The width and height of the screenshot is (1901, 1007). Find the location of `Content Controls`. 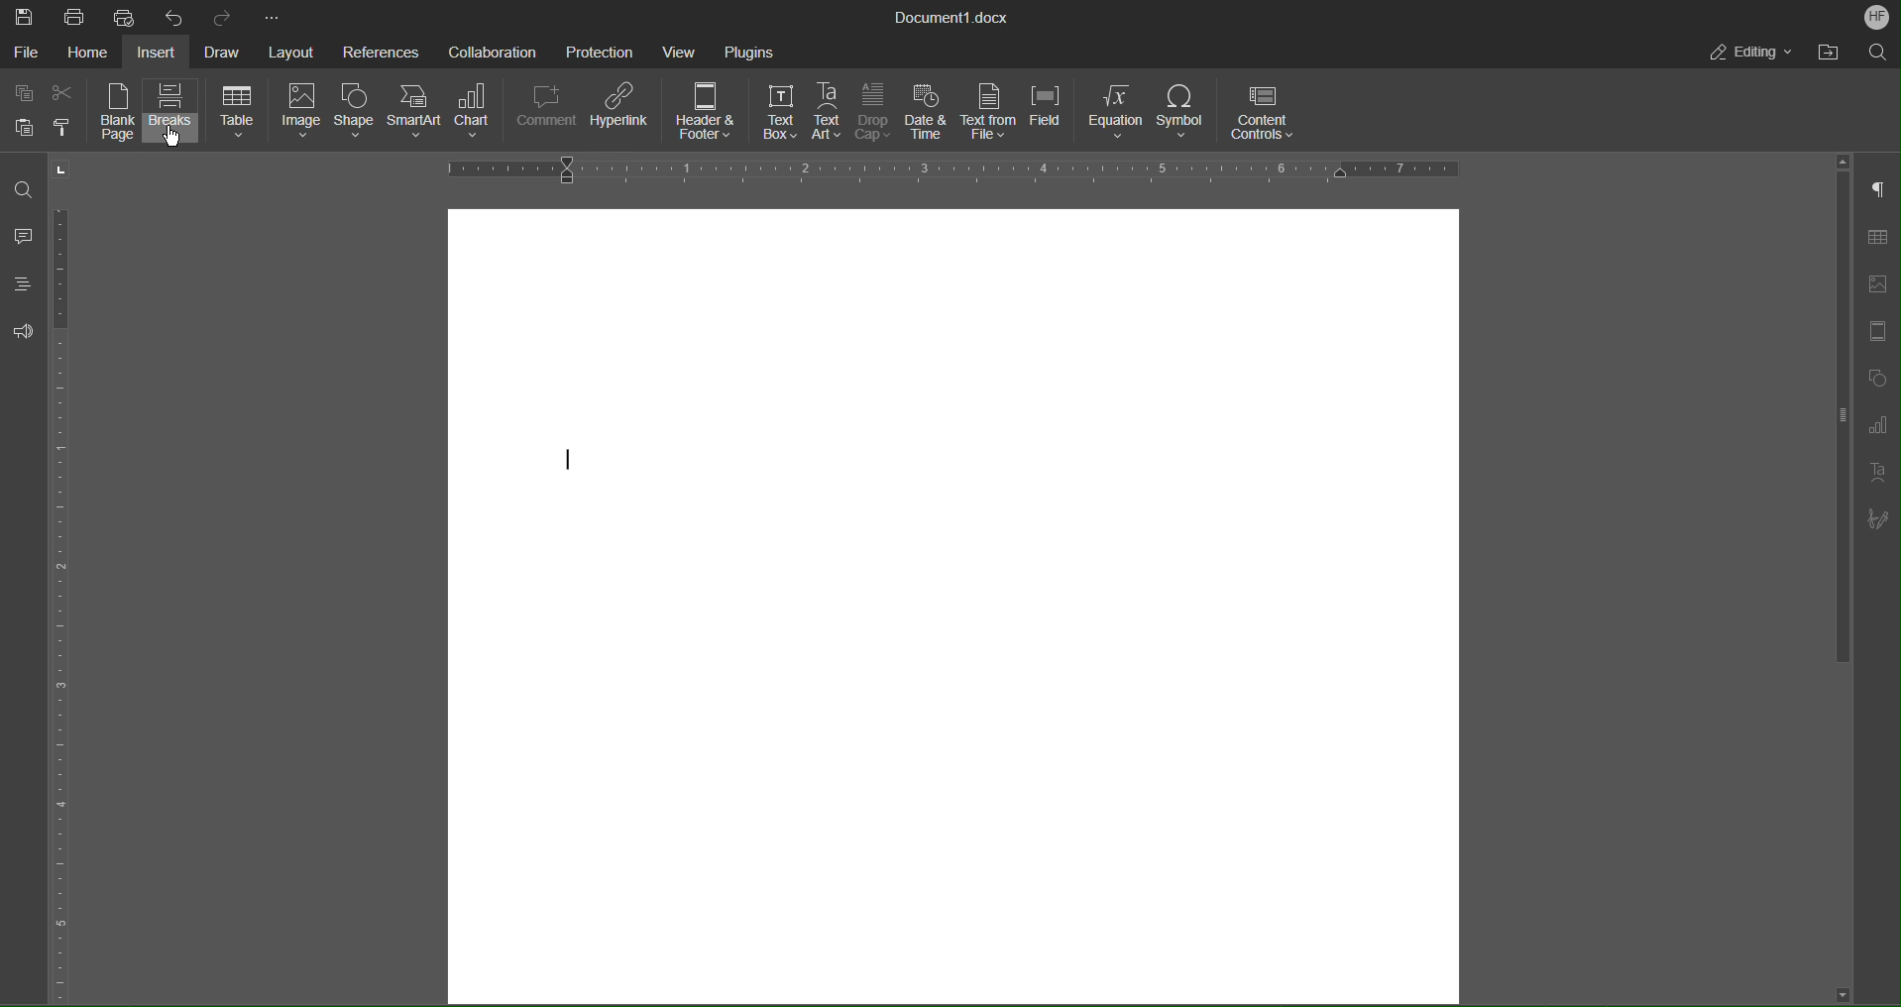

Content Controls is located at coordinates (1265, 112).